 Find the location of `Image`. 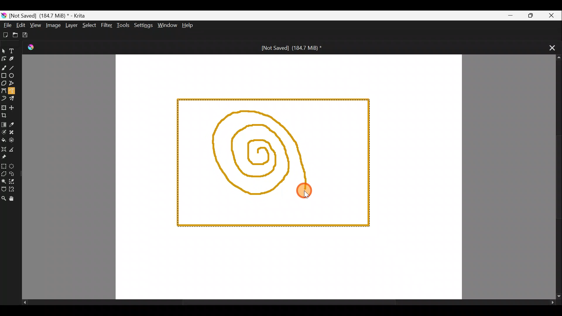

Image is located at coordinates (55, 25).